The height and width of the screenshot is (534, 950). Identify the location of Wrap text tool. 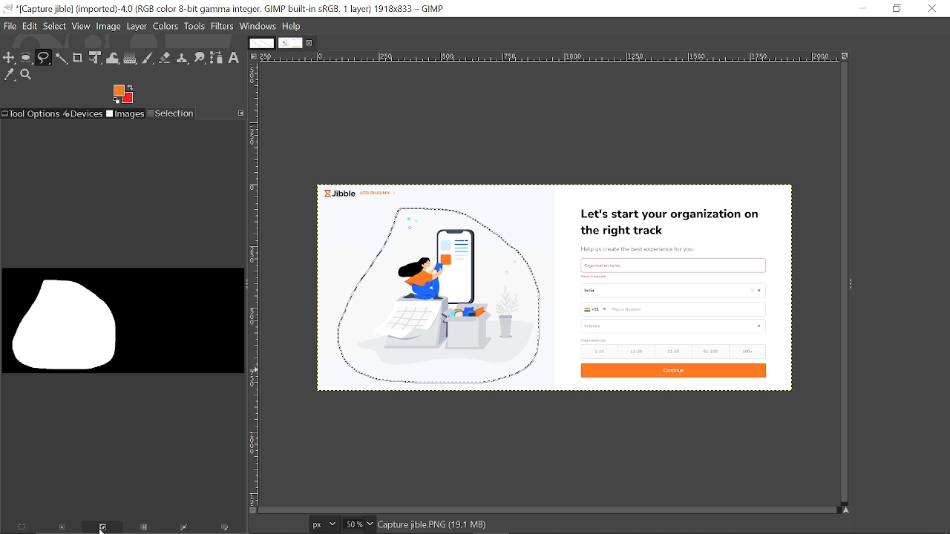
(114, 58).